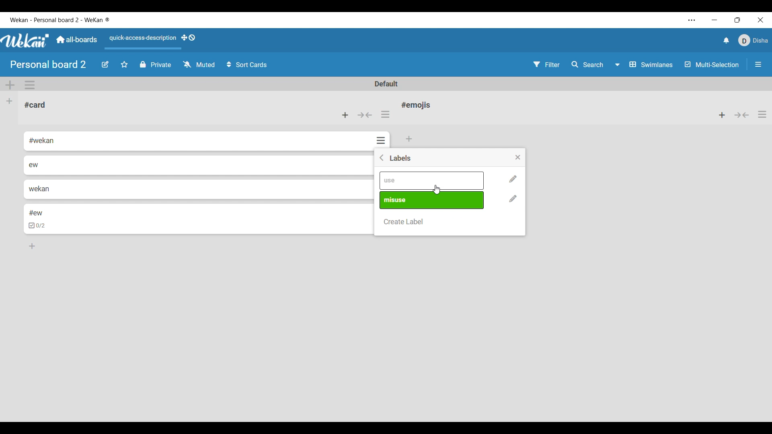  What do you see at coordinates (365, 115) in the screenshot?
I see `Collapse` at bounding box center [365, 115].